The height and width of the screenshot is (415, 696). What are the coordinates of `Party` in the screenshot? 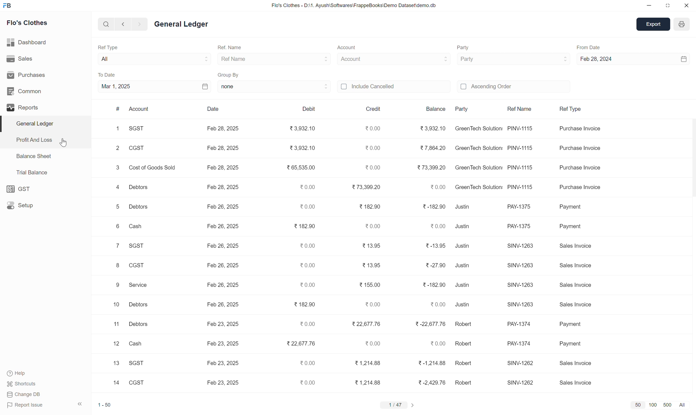 It's located at (474, 60).